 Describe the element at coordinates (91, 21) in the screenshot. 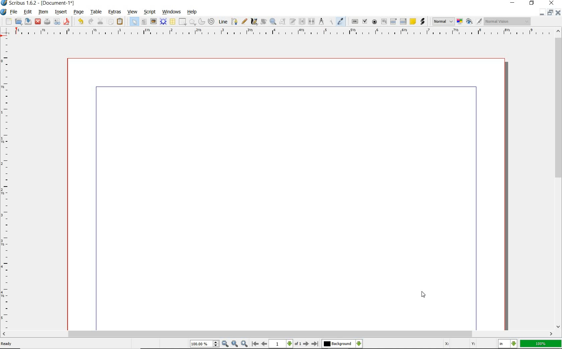

I see `redo` at that location.